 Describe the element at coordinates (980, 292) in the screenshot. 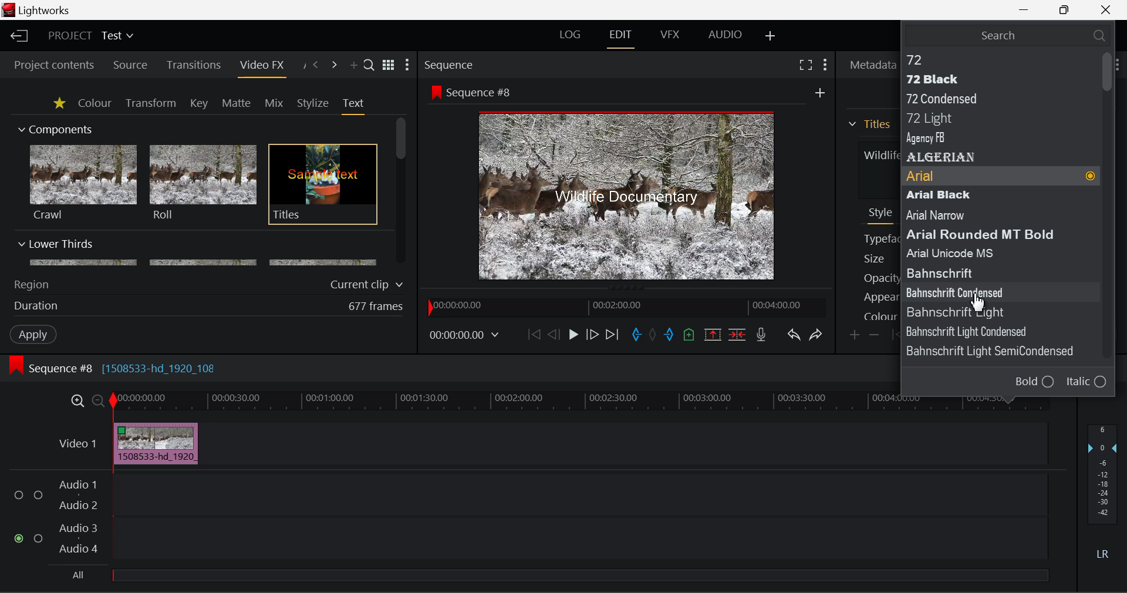

I see `Bahnschrift Condensed` at that location.